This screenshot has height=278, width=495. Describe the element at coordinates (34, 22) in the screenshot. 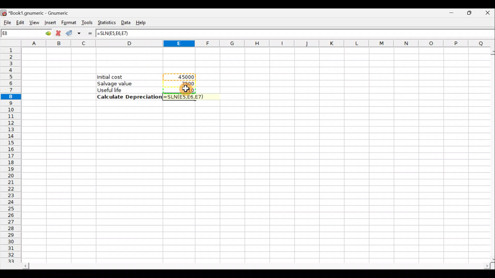

I see `View` at that location.